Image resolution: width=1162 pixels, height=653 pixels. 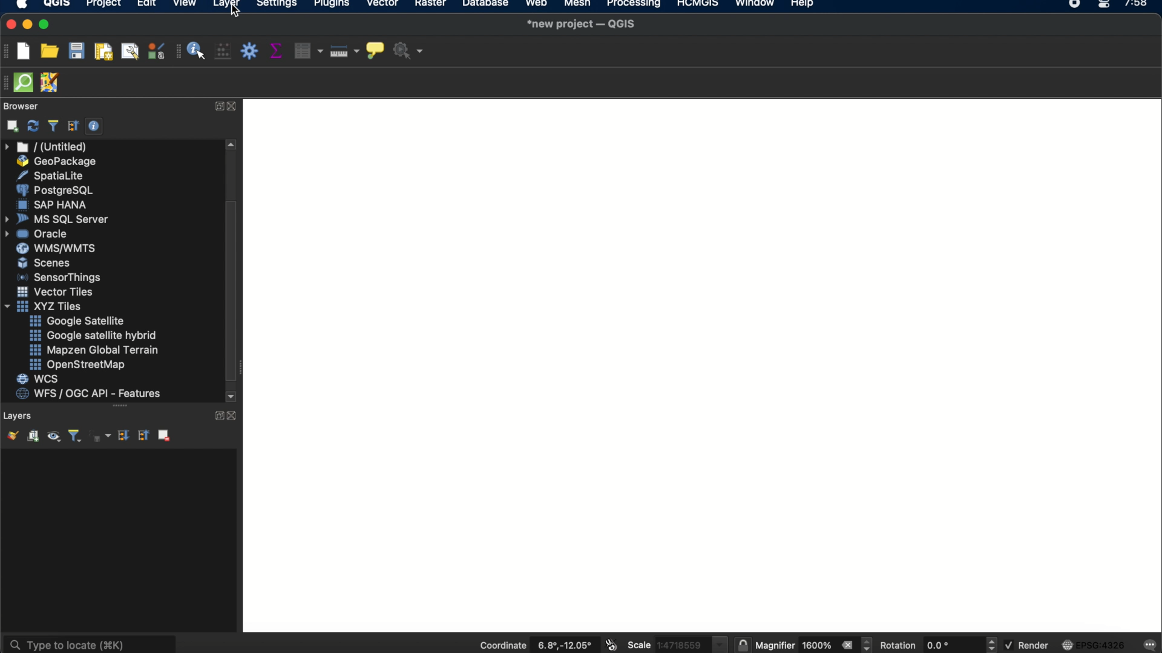 I want to click on project toolbar, so click(x=7, y=51).